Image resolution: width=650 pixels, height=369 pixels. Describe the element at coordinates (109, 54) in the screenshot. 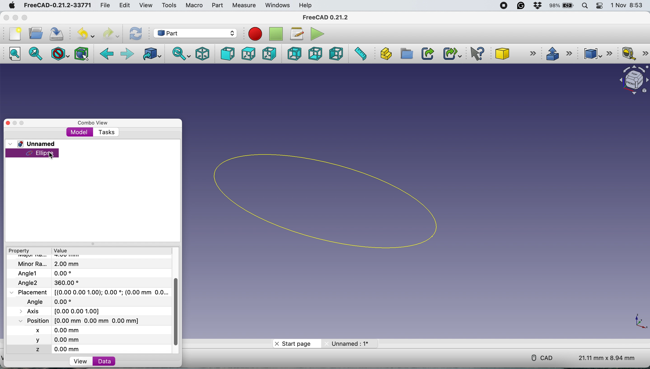

I see `backward` at that location.